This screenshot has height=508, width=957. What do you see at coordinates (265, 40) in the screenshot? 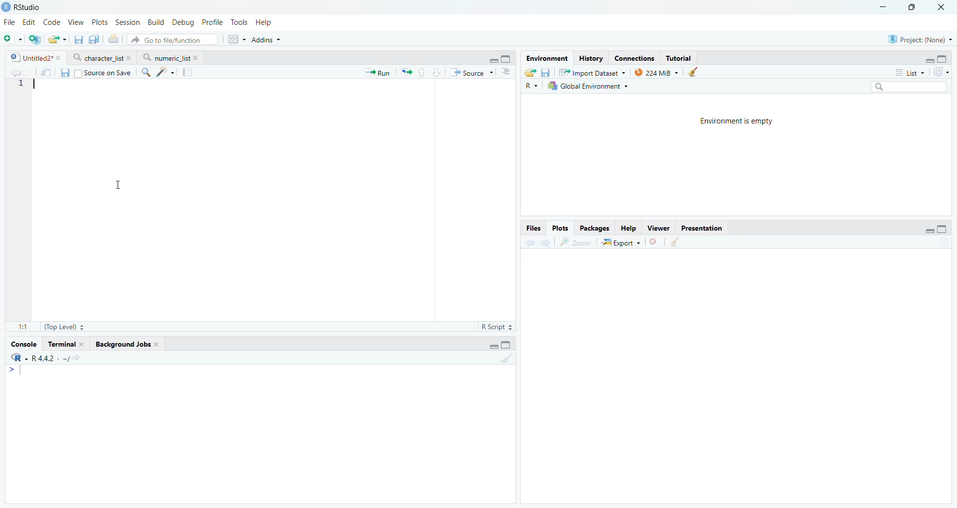
I see `Addins` at bounding box center [265, 40].